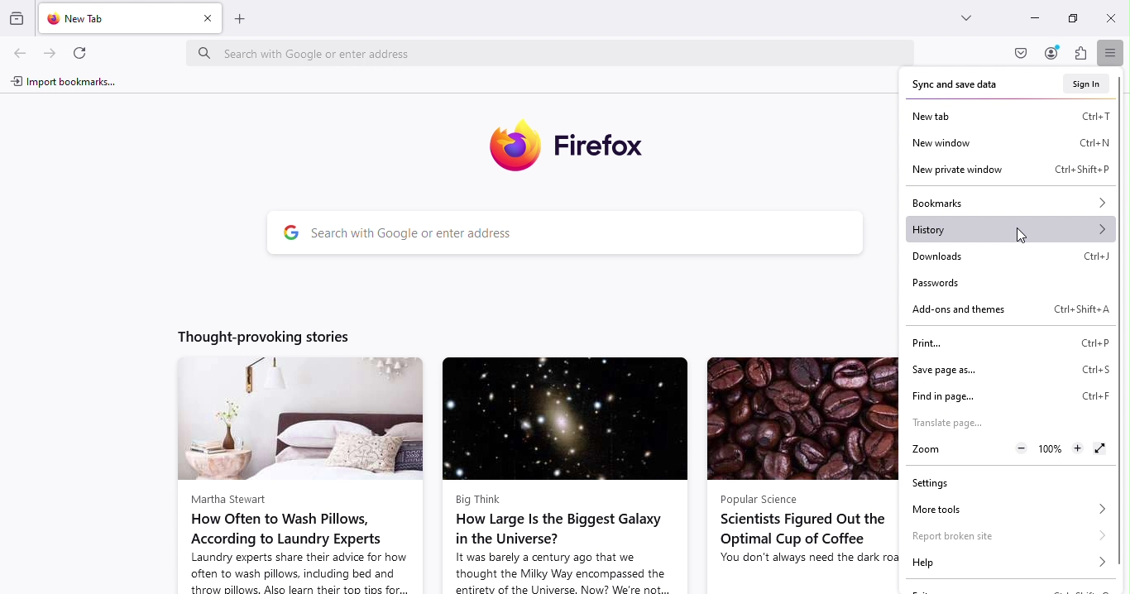 The image size is (1130, 594). Describe the element at coordinates (278, 333) in the screenshot. I see `Thought-provoking stories` at that location.